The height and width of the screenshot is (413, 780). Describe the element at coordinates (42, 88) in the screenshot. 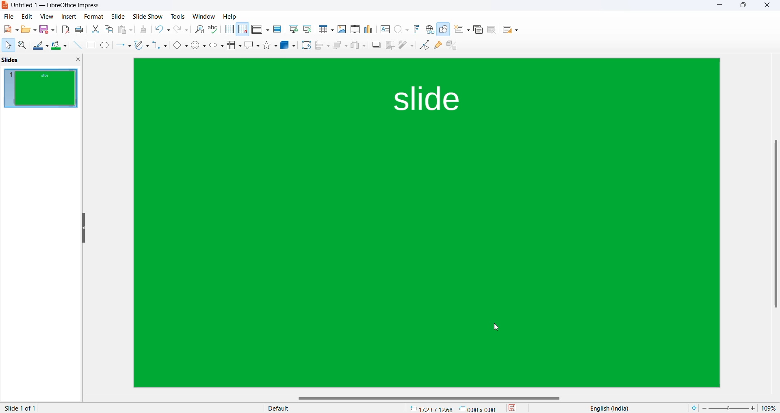

I see `slide preview` at that location.